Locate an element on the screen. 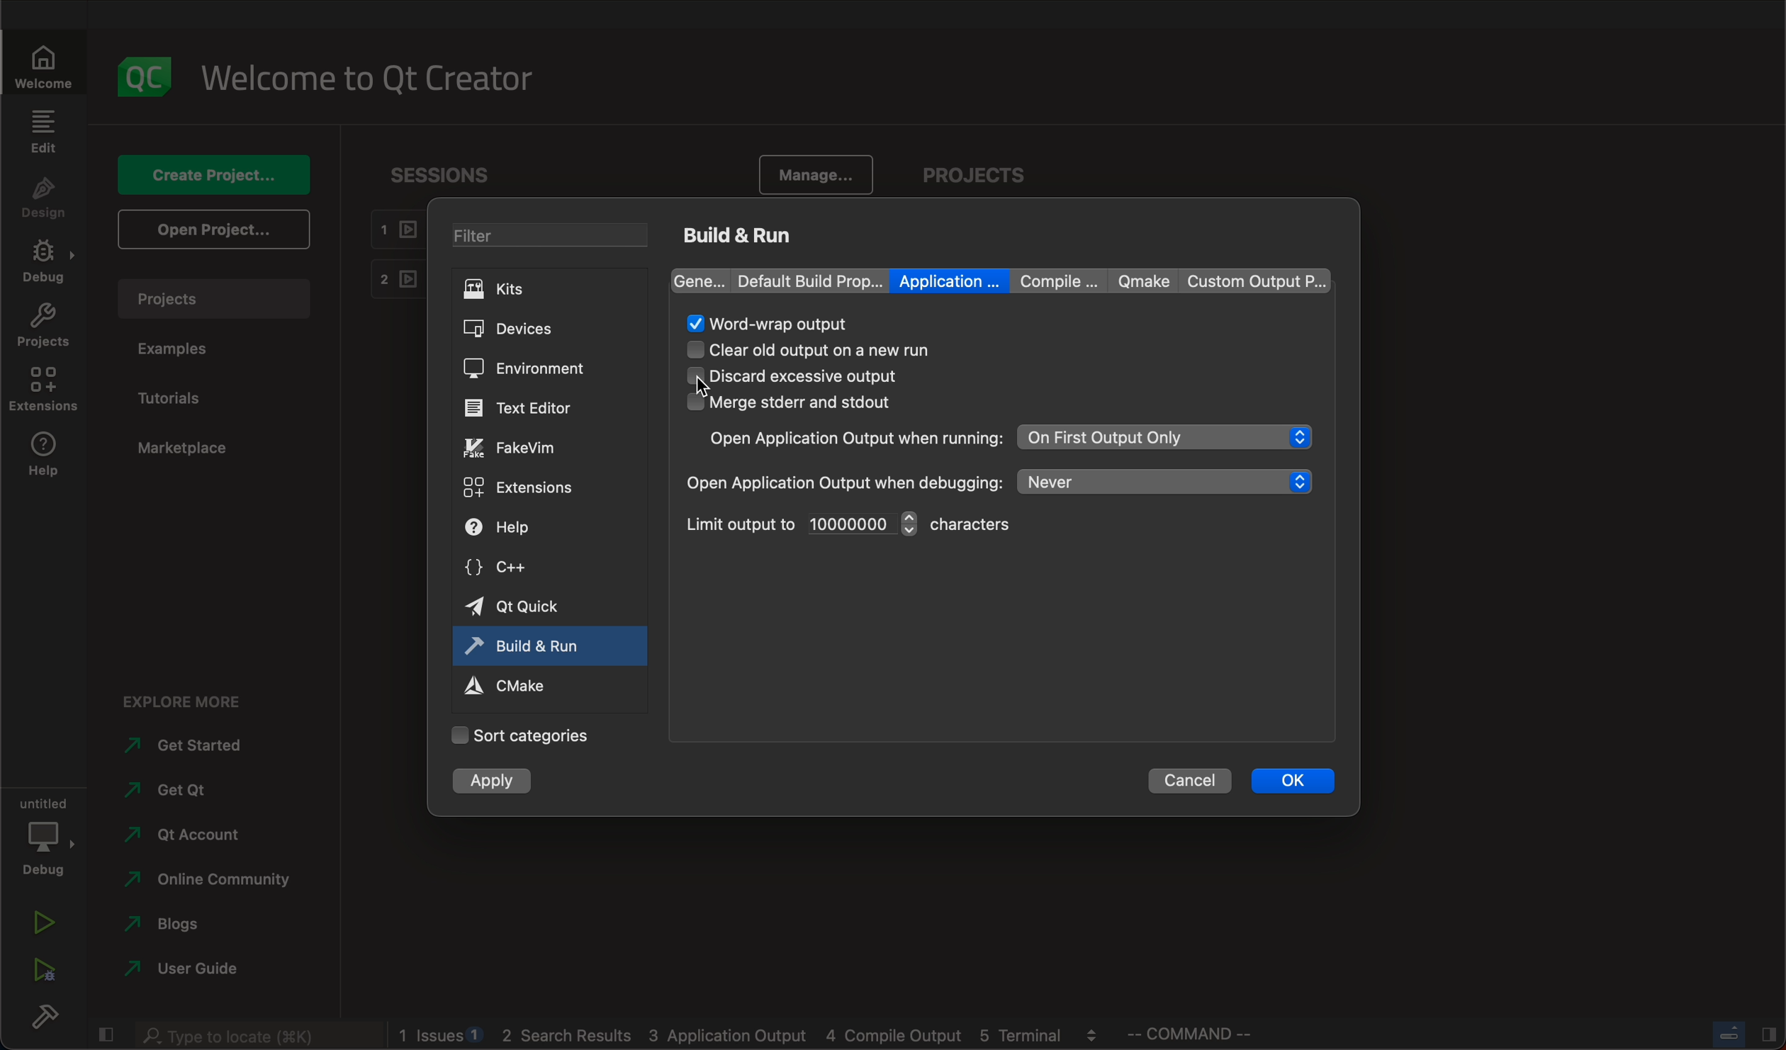  discard output is located at coordinates (804, 376).